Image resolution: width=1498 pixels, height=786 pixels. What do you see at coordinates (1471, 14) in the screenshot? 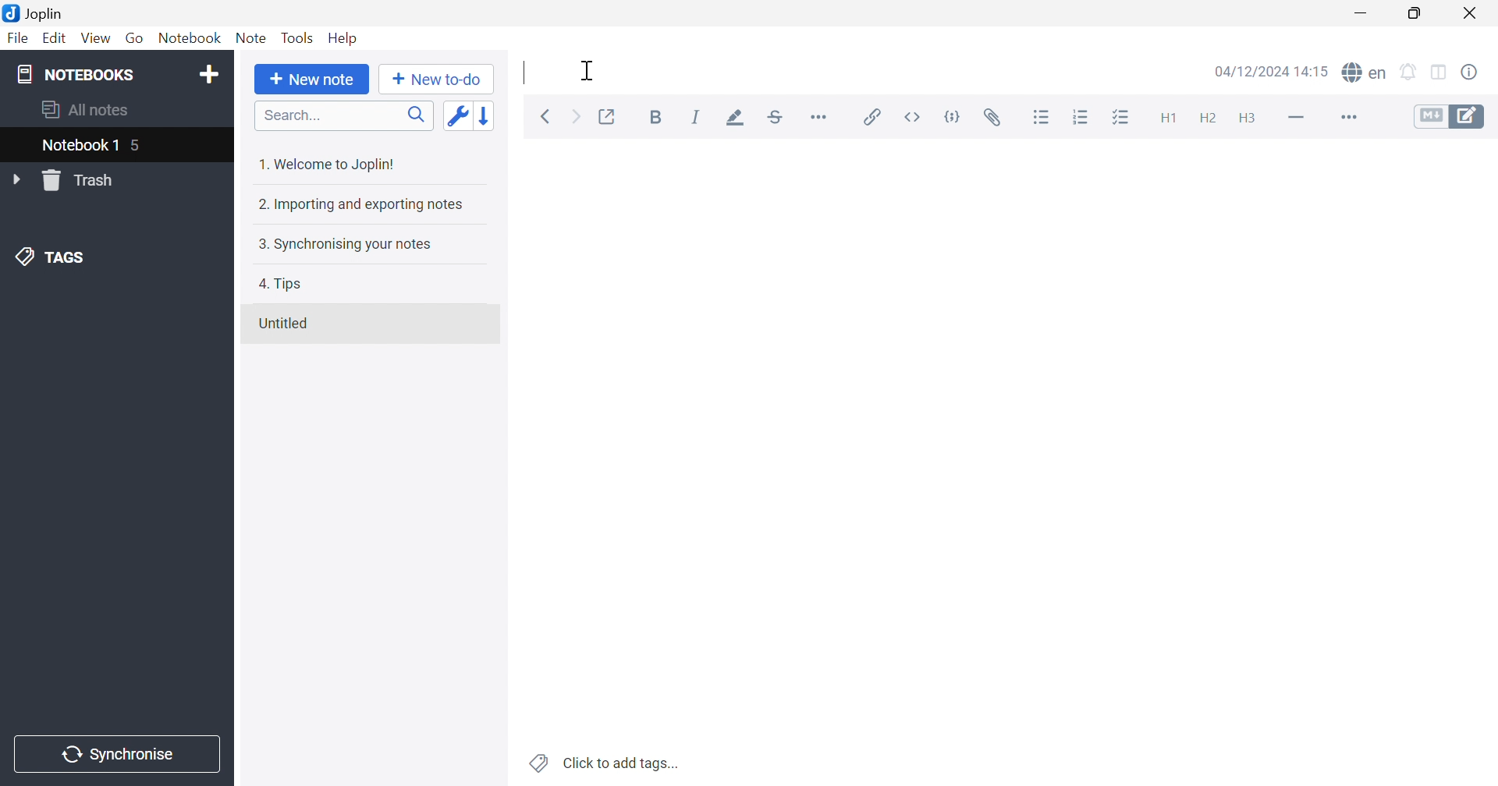
I see `Close` at bounding box center [1471, 14].